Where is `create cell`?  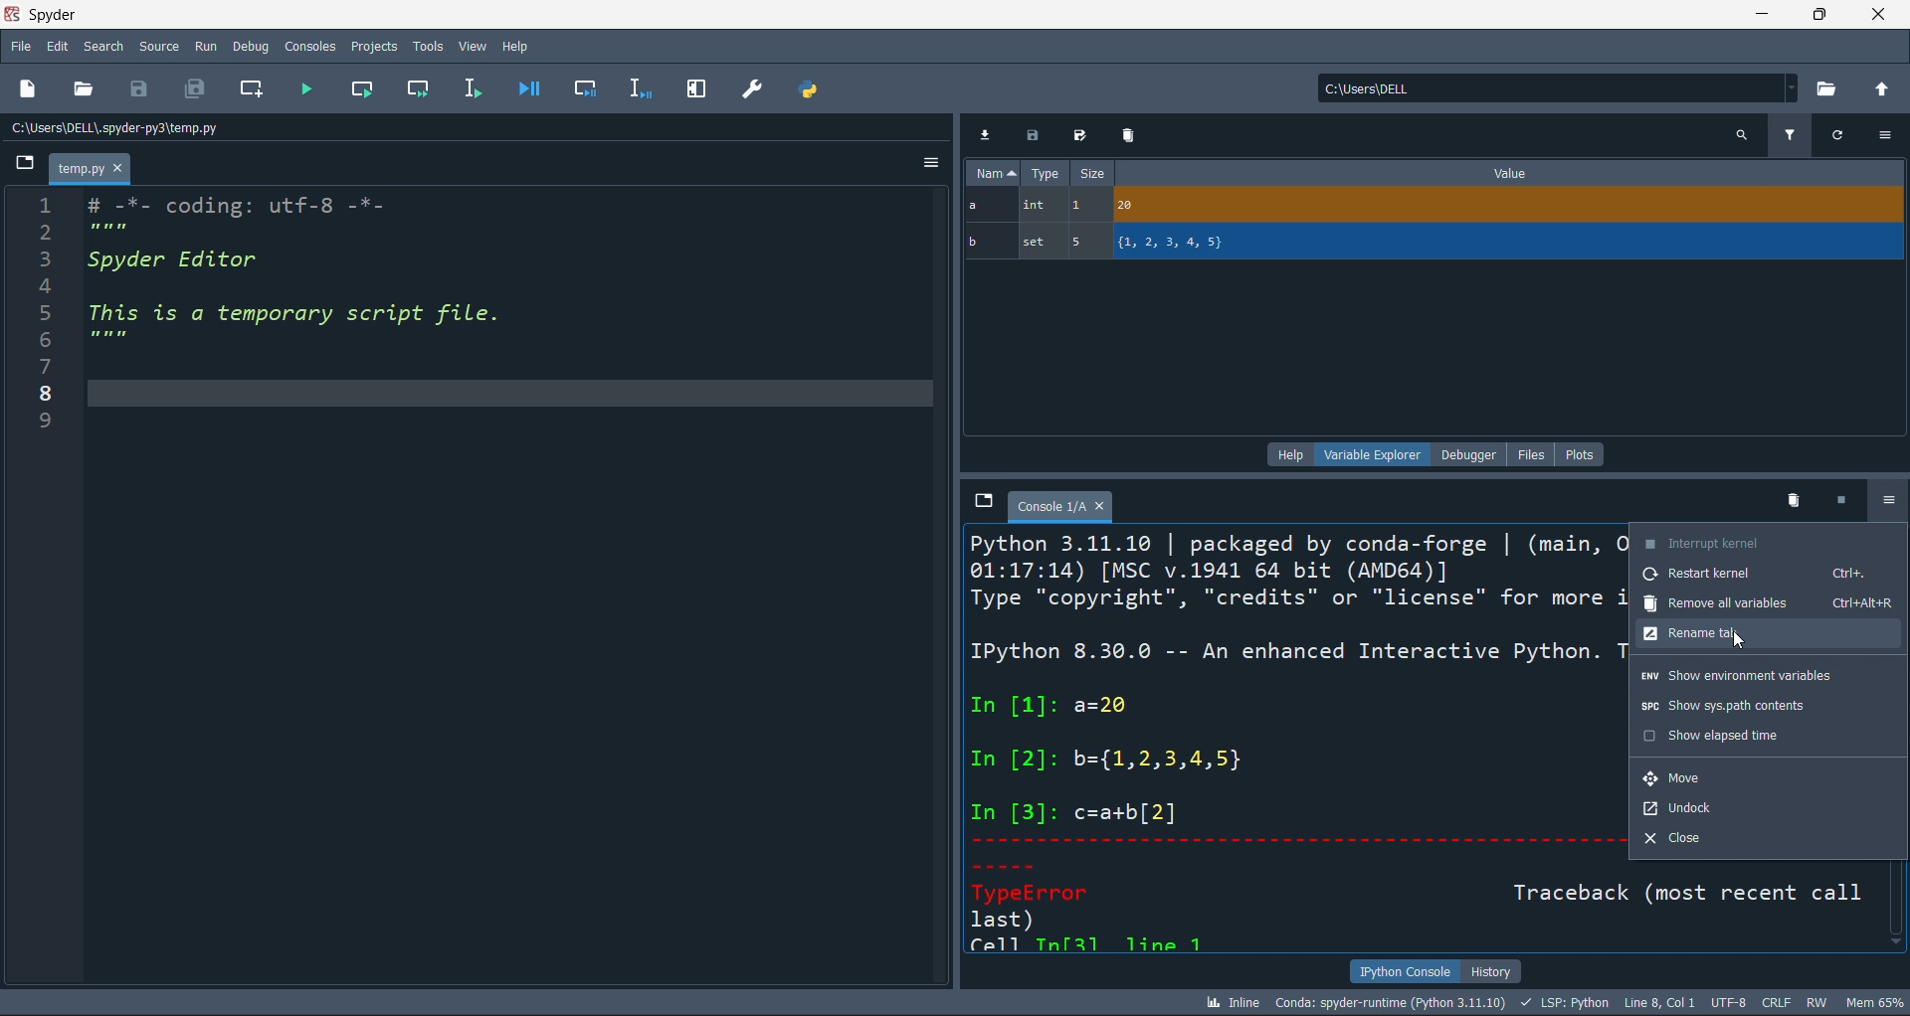
create cell is located at coordinates (249, 91).